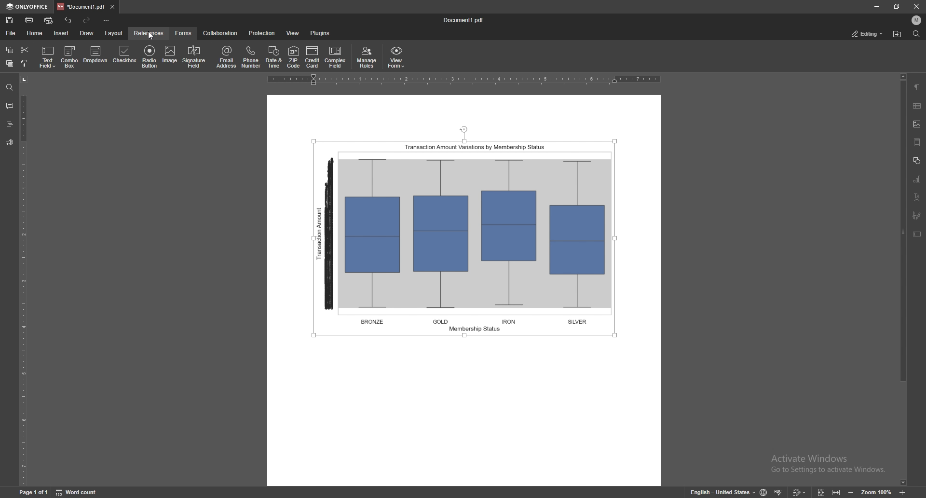 Image resolution: width=926 pixels, height=498 pixels. I want to click on zip code, so click(293, 56).